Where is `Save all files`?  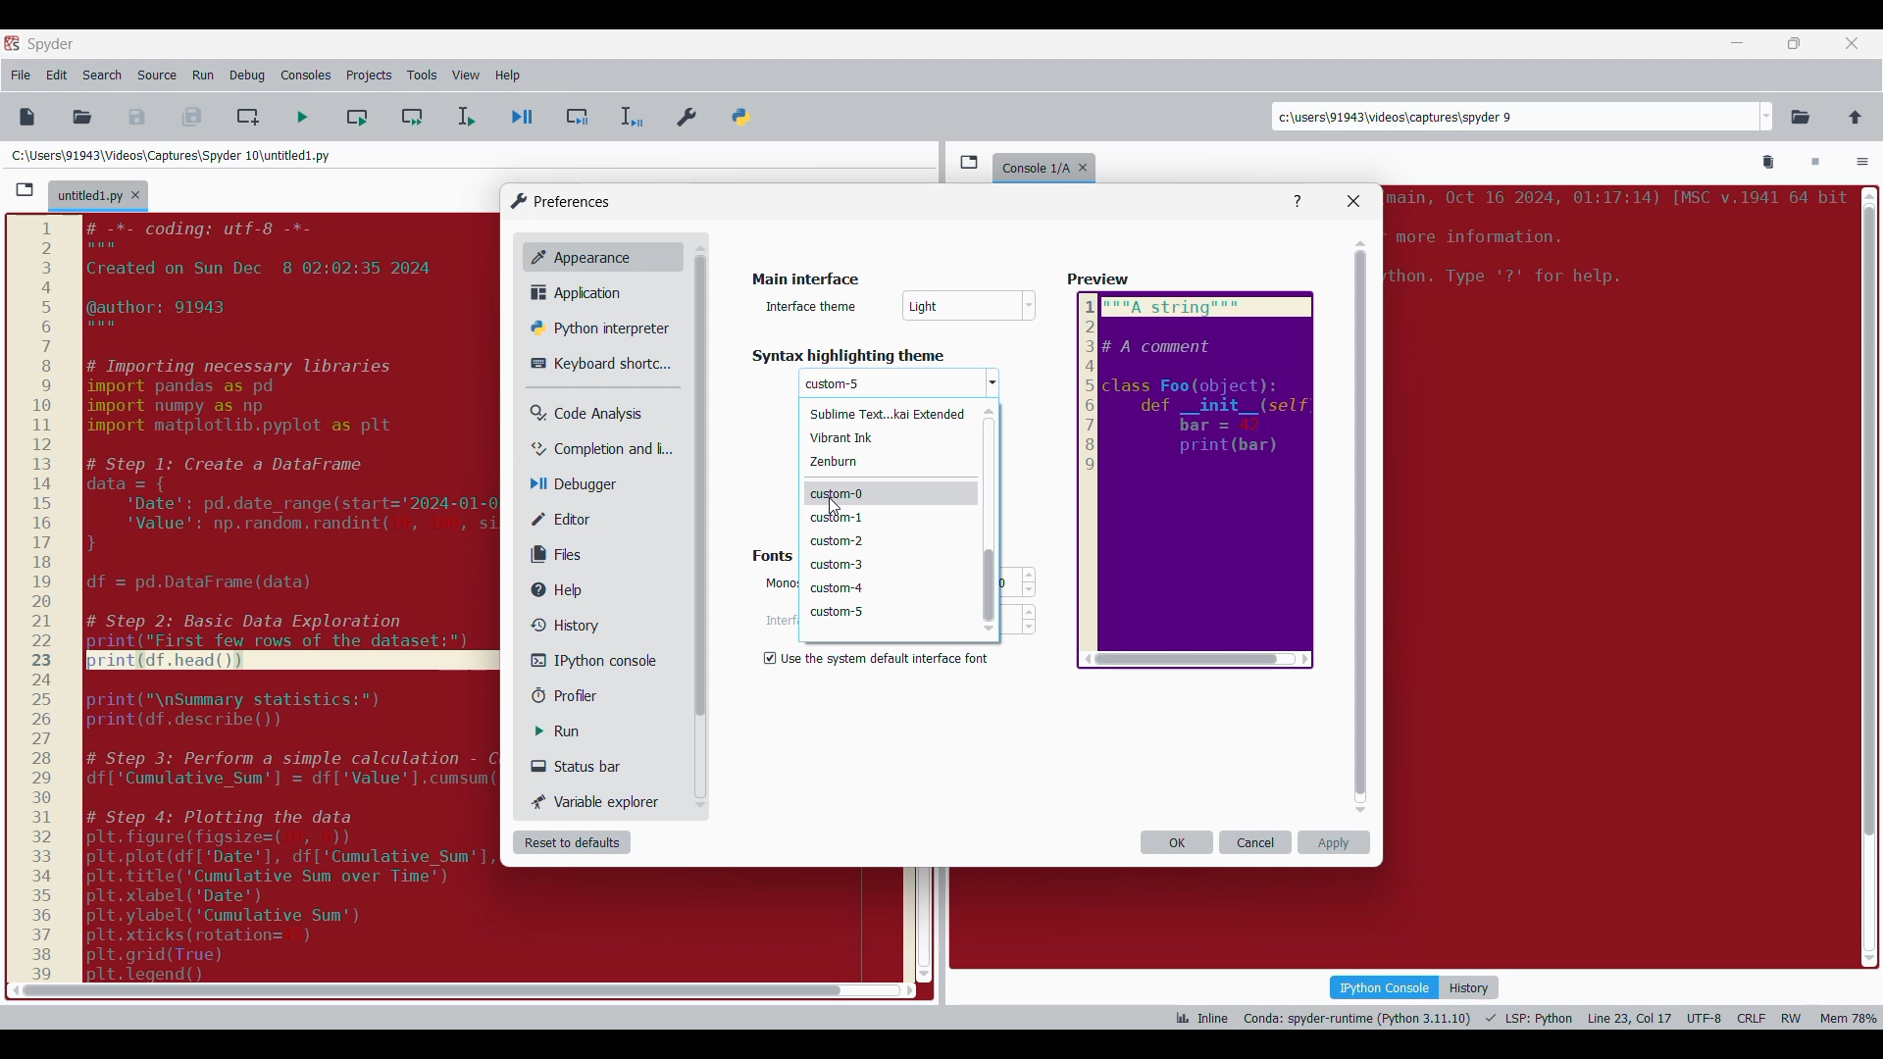 Save all files is located at coordinates (191, 117).